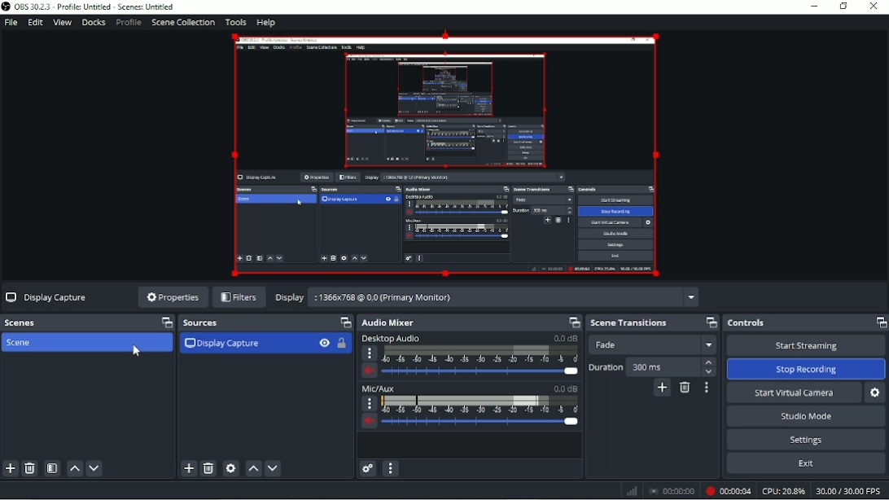 This screenshot has width=889, height=500. I want to click on Controls, so click(748, 323).